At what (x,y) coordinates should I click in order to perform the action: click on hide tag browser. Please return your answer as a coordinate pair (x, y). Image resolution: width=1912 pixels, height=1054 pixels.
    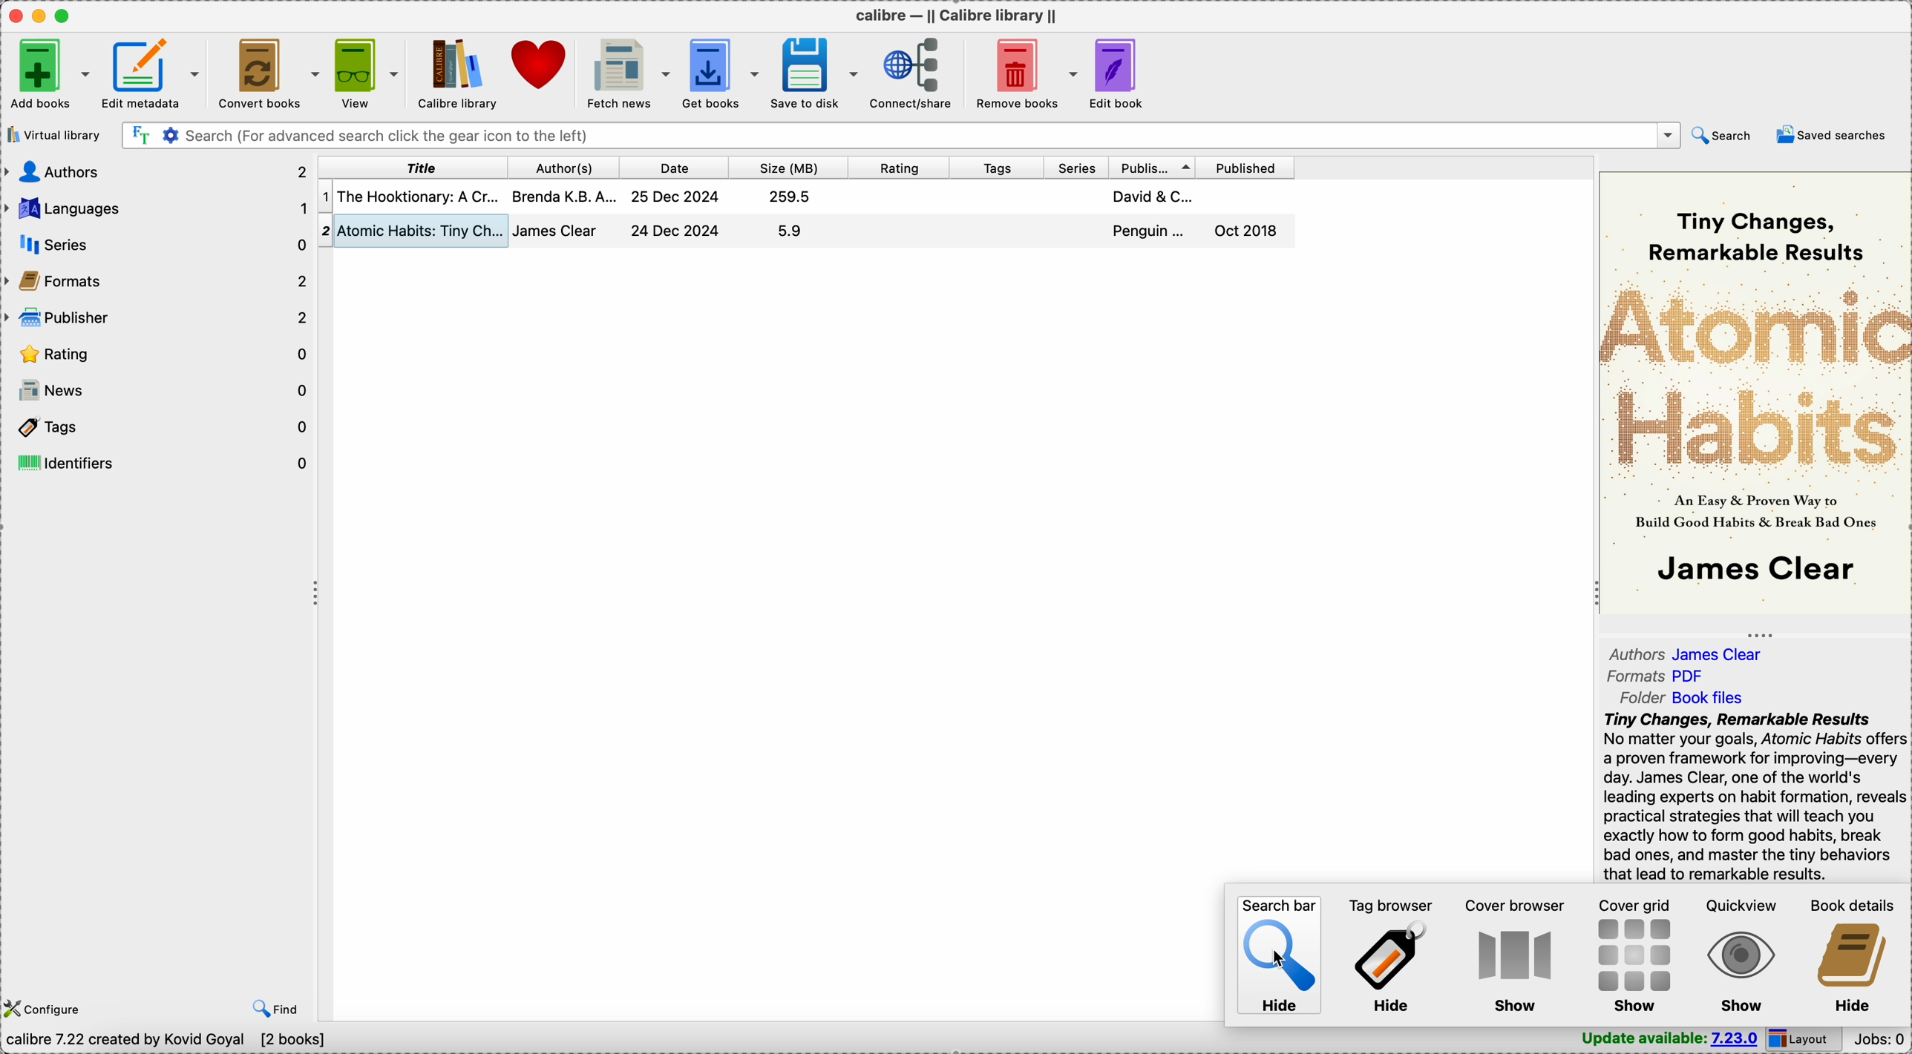
    Looking at the image, I should click on (1390, 955).